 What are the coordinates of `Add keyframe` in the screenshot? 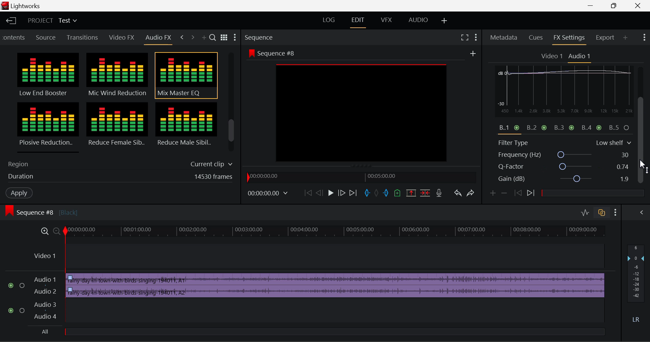 It's located at (492, 194).